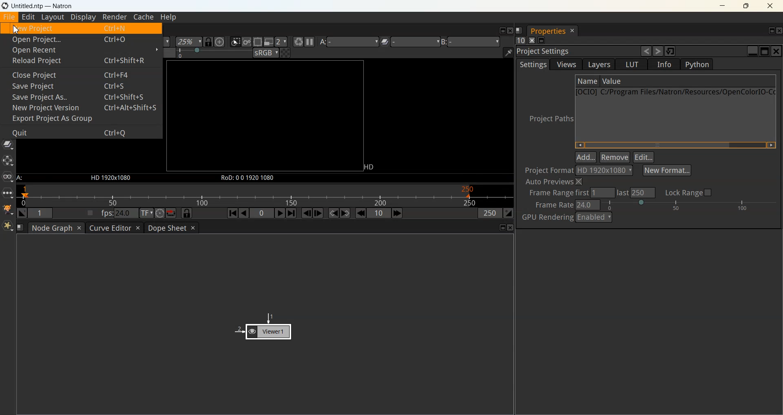  I want to click on New Format, so click(667, 170).